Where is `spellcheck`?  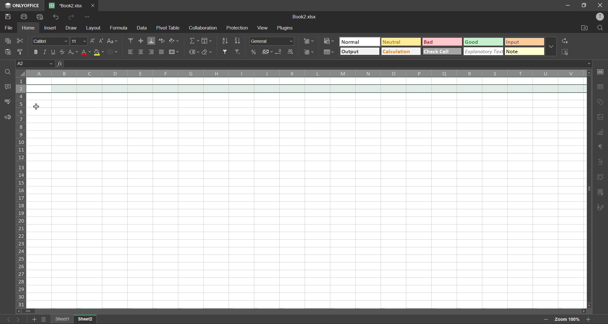 spellcheck is located at coordinates (8, 102).